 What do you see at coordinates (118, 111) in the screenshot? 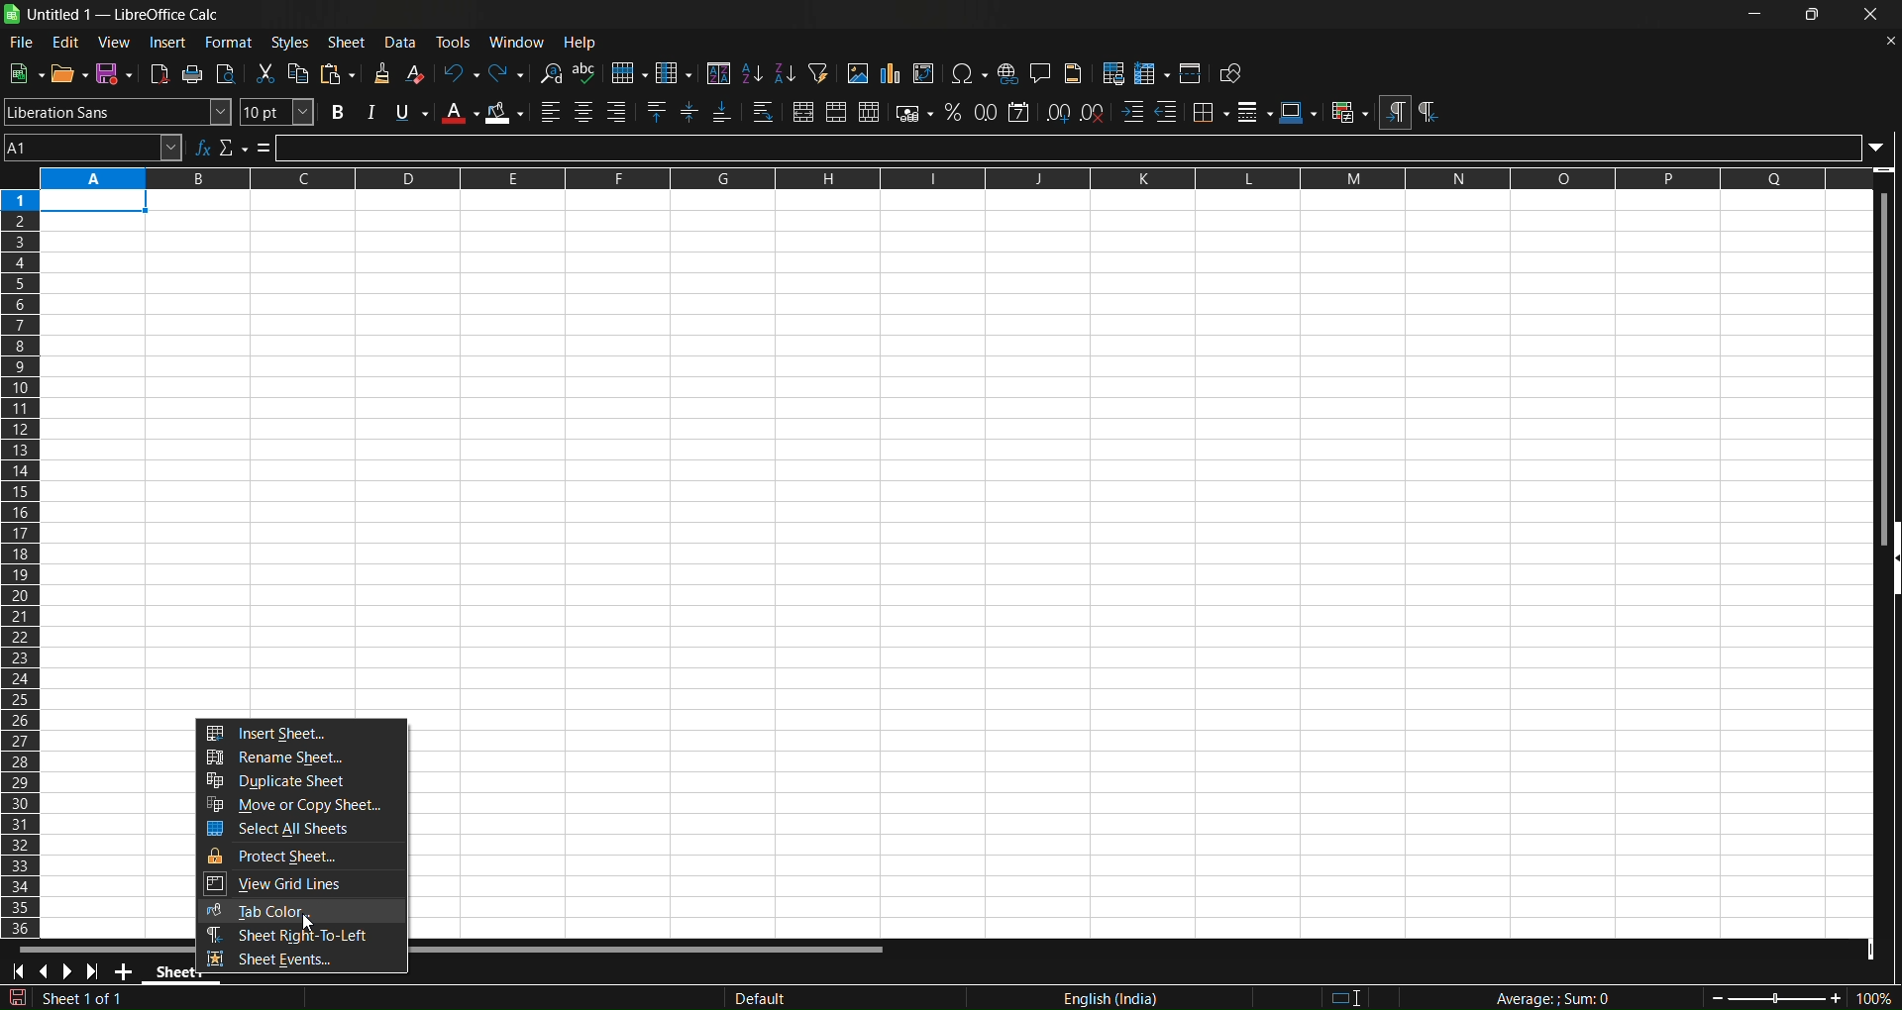
I see `font name` at bounding box center [118, 111].